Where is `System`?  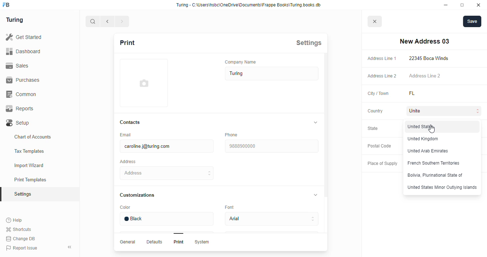
System is located at coordinates (201, 242).